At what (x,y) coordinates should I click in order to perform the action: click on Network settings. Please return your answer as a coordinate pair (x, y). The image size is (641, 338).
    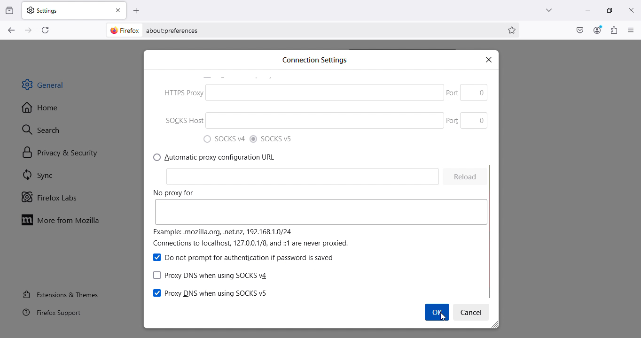
    Looking at the image, I should click on (214, 275).